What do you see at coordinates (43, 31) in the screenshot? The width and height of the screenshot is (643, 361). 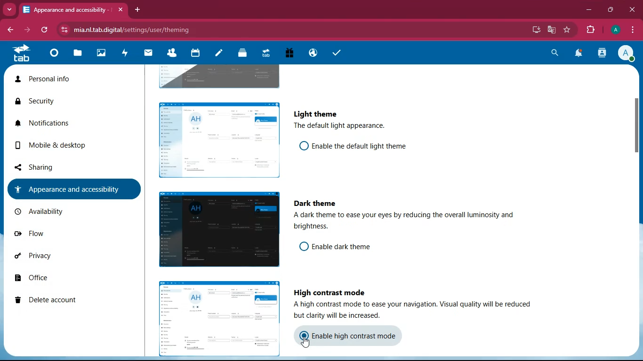 I see `refresh` at bounding box center [43, 31].